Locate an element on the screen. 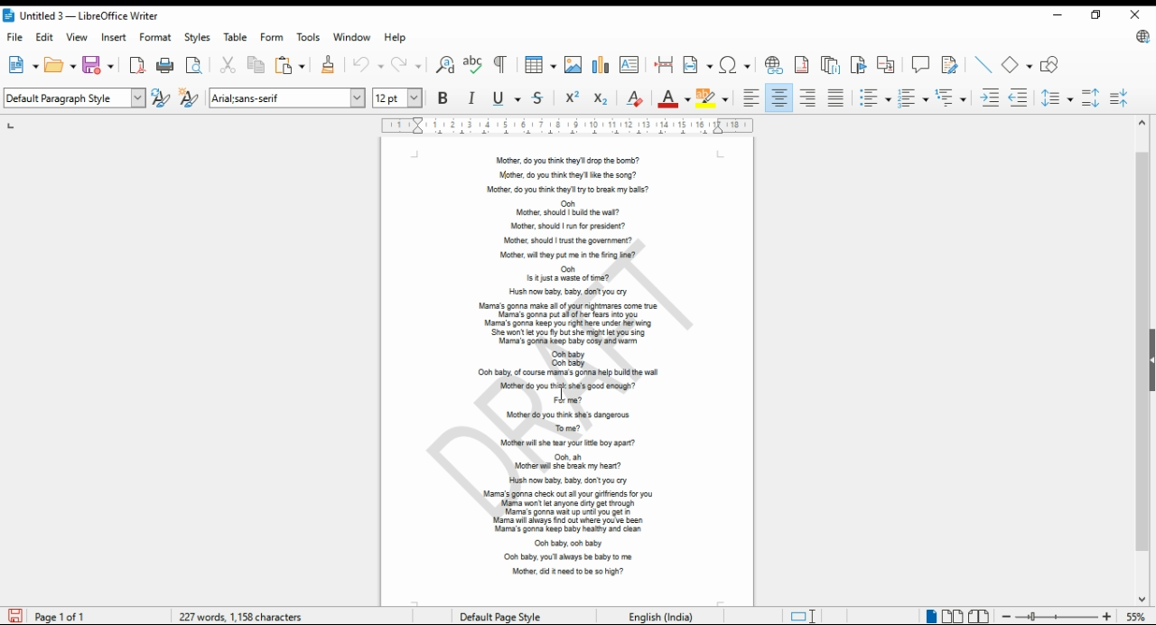 This screenshot has width=1156, height=625. print is located at coordinates (167, 65).